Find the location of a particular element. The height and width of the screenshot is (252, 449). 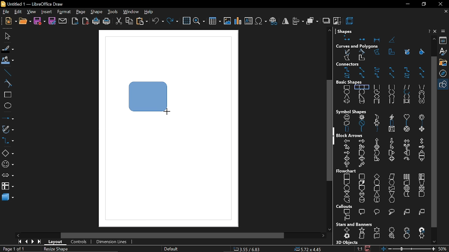

3D objects is located at coordinates (346, 243).